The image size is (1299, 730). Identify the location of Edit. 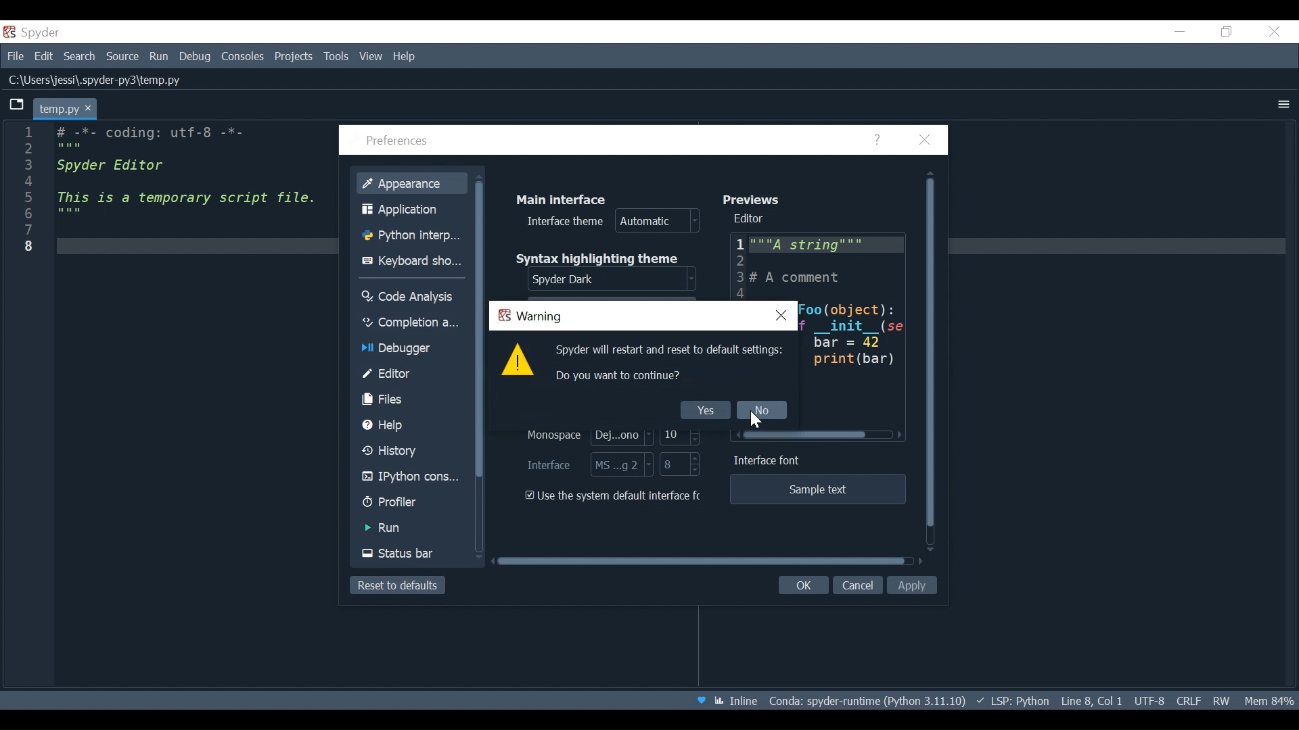
(45, 57).